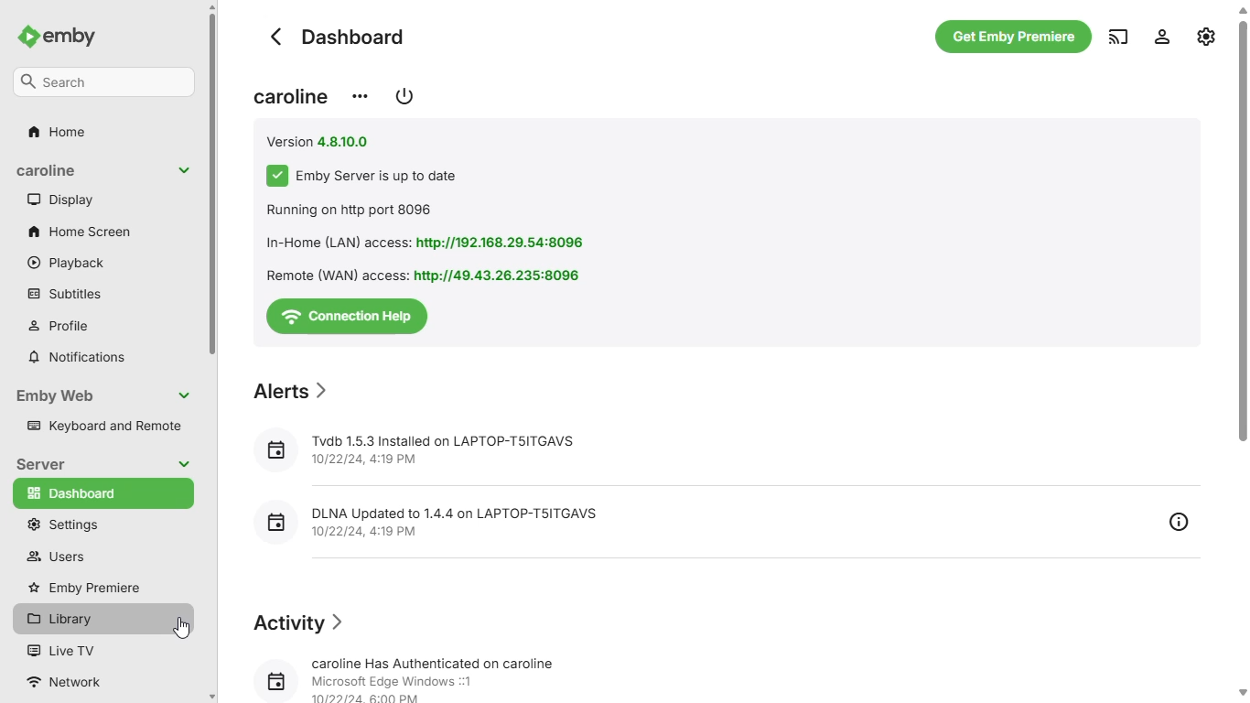  Describe the element at coordinates (451, 520) in the screenshot. I see `{5 DLNAUpdatedto 1.4.4 on LAPTOP-TSITCAVS
10/22/24, 4:19 PM` at that location.